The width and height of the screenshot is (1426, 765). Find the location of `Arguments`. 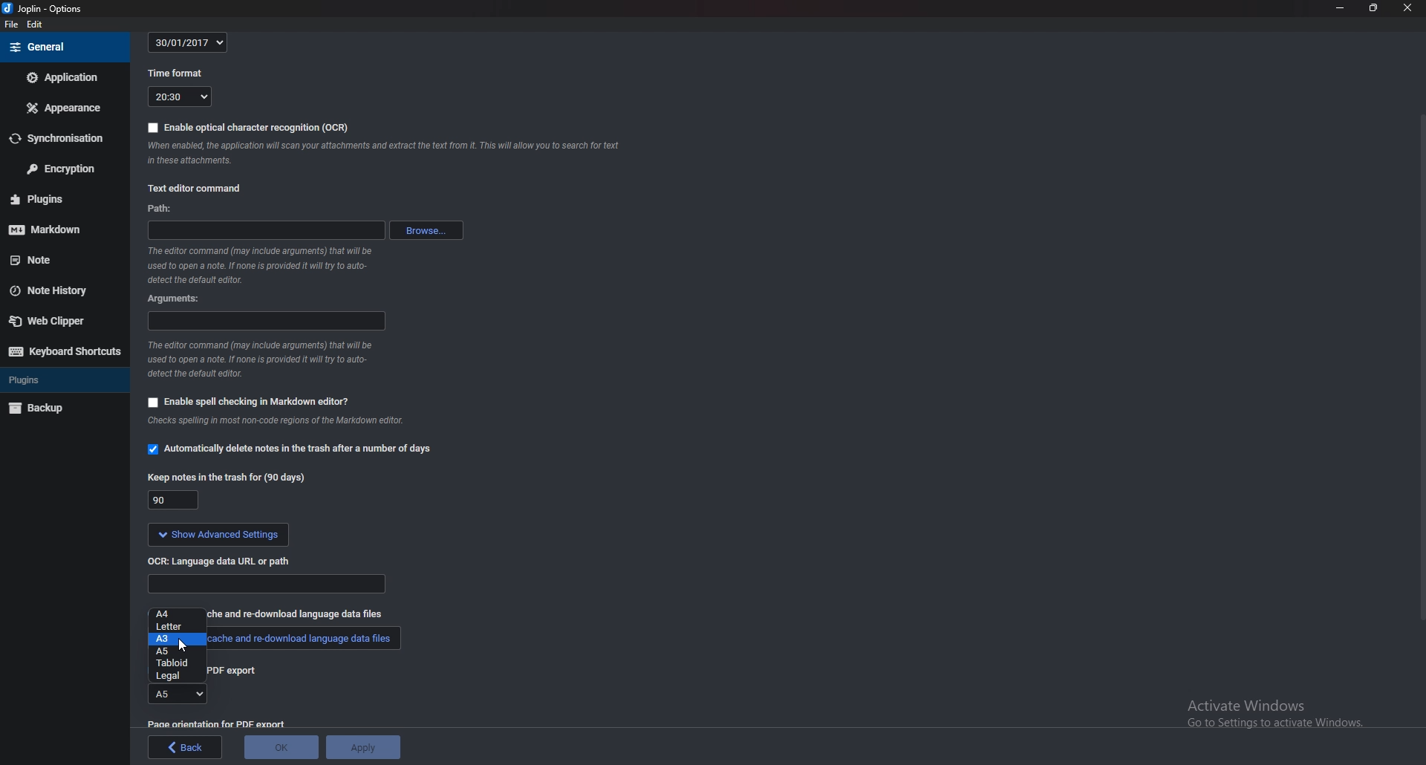

Arguments is located at coordinates (175, 299).